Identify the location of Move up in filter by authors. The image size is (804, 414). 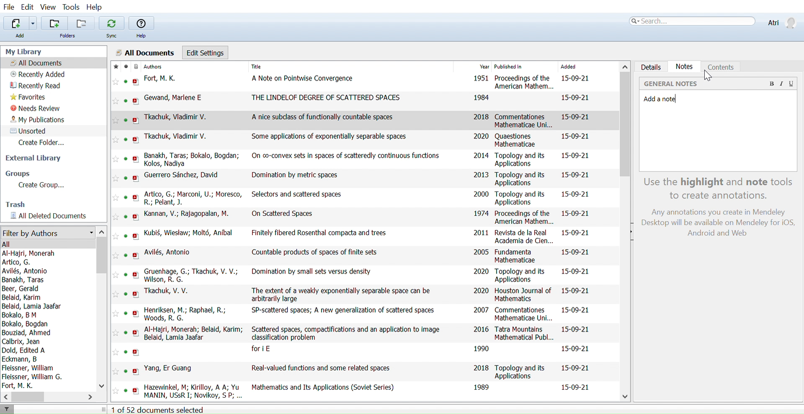
(101, 231).